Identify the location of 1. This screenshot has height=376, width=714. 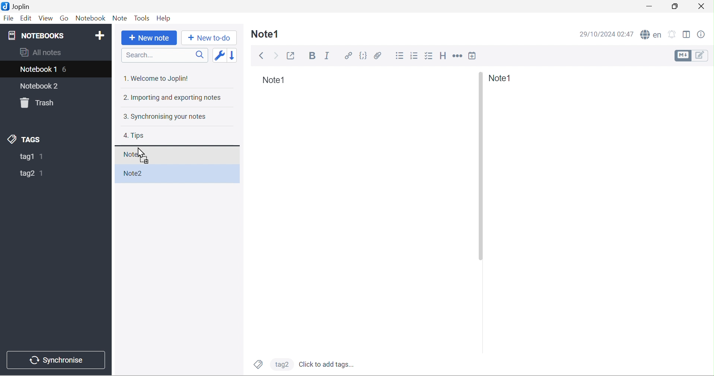
(42, 175).